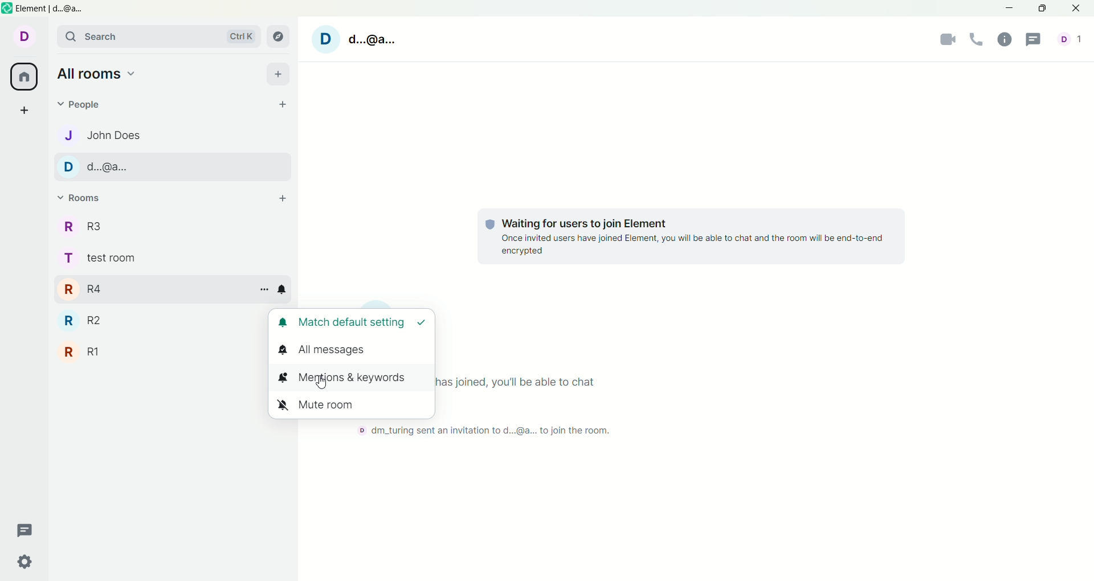 The width and height of the screenshot is (1094, 581). I want to click on threads, so click(1040, 40).